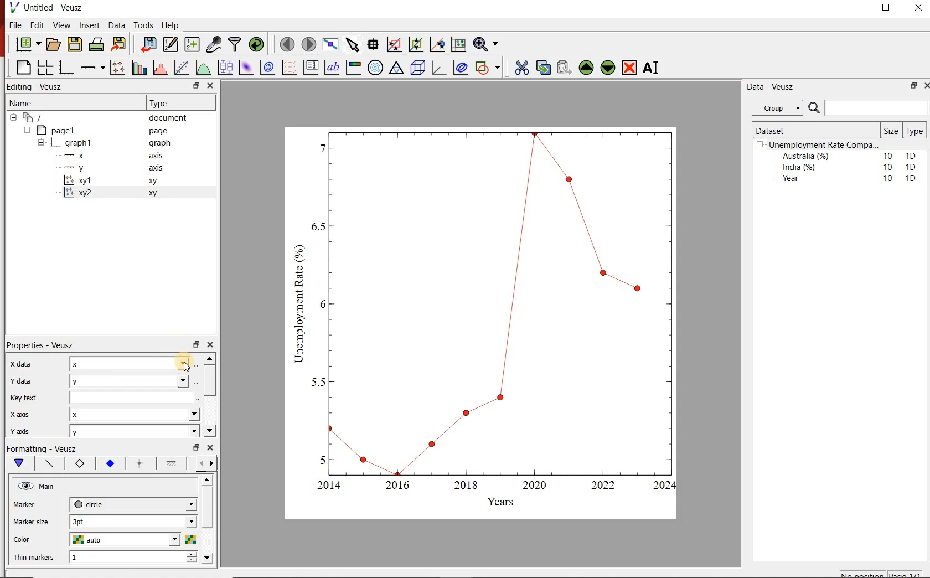  What do you see at coordinates (190, 539) in the screenshot?
I see `choose color` at bounding box center [190, 539].